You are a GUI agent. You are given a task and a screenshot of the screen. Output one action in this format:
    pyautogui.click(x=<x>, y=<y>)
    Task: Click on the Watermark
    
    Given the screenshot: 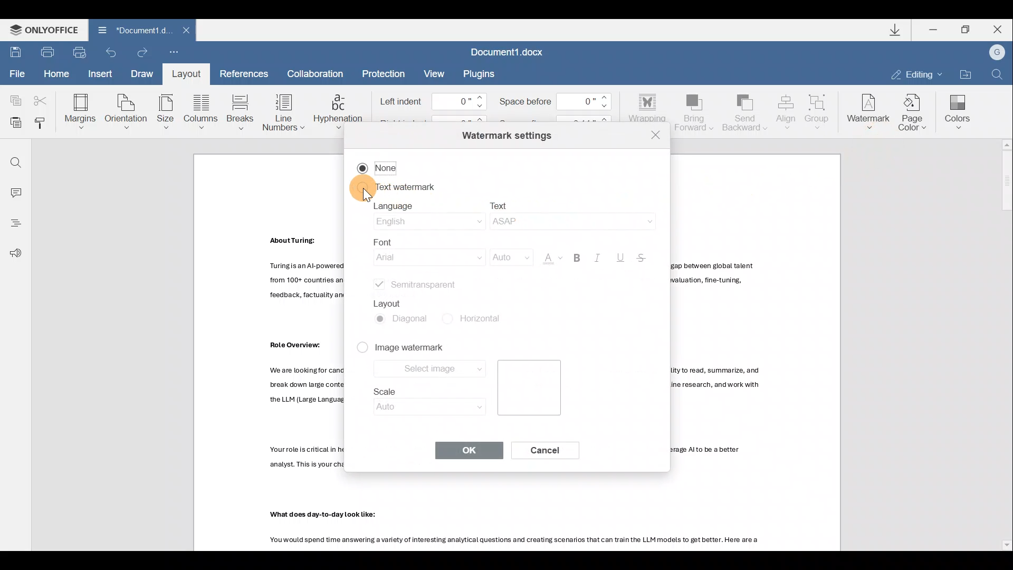 What is the action you would take?
    pyautogui.click(x=869, y=110)
    